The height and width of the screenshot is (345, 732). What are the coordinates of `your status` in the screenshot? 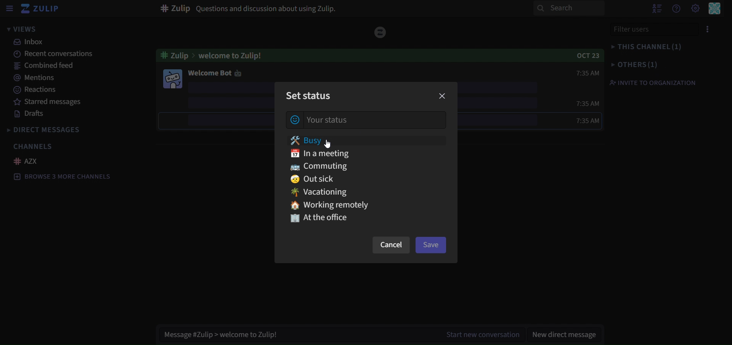 It's located at (350, 120).